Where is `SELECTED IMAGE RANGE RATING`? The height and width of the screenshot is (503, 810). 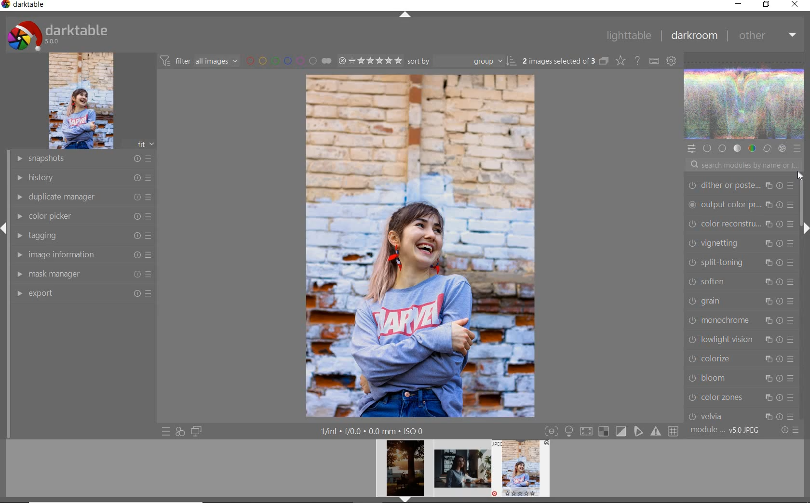
SELECTED IMAGE RANGE RATING is located at coordinates (370, 60).